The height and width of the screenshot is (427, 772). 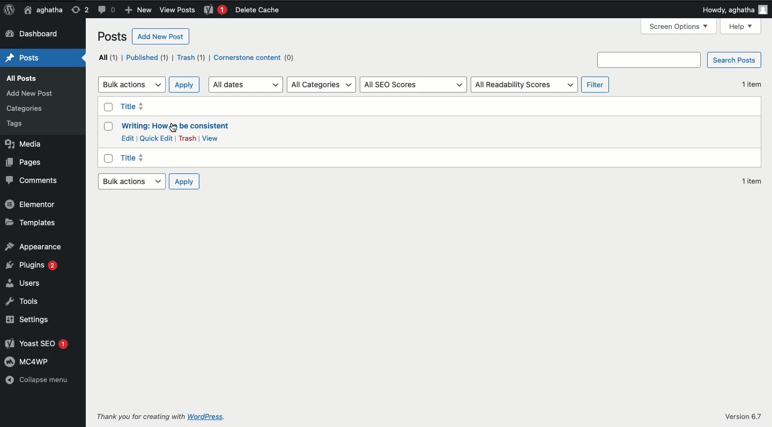 I want to click on Trash, so click(x=187, y=138).